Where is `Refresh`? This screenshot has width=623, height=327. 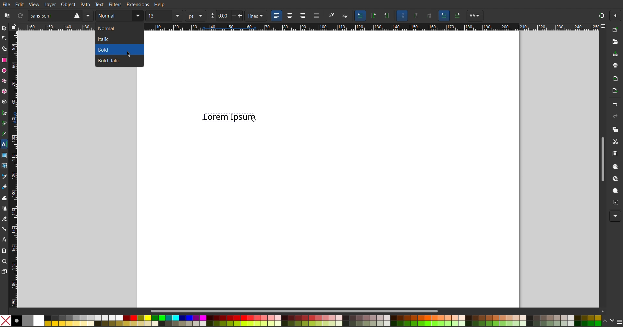
Refresh is located at coordinates (20, 16).